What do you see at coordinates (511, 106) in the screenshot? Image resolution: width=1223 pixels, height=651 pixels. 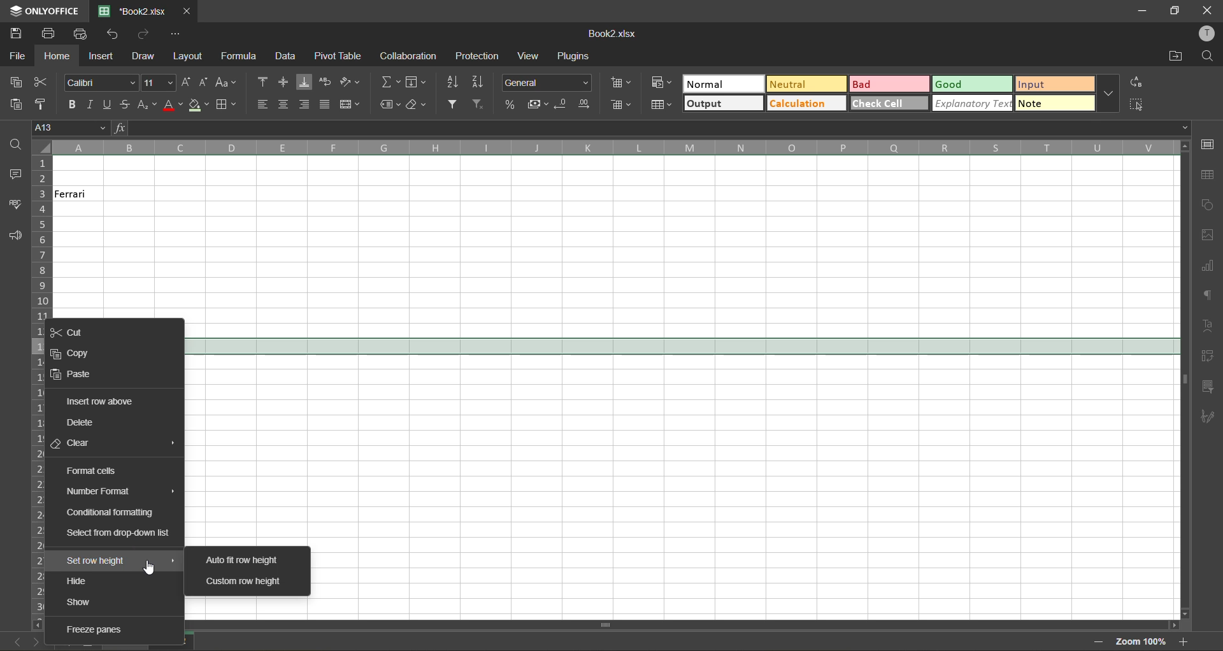 I see `percent` at bounding box center [511, 106].